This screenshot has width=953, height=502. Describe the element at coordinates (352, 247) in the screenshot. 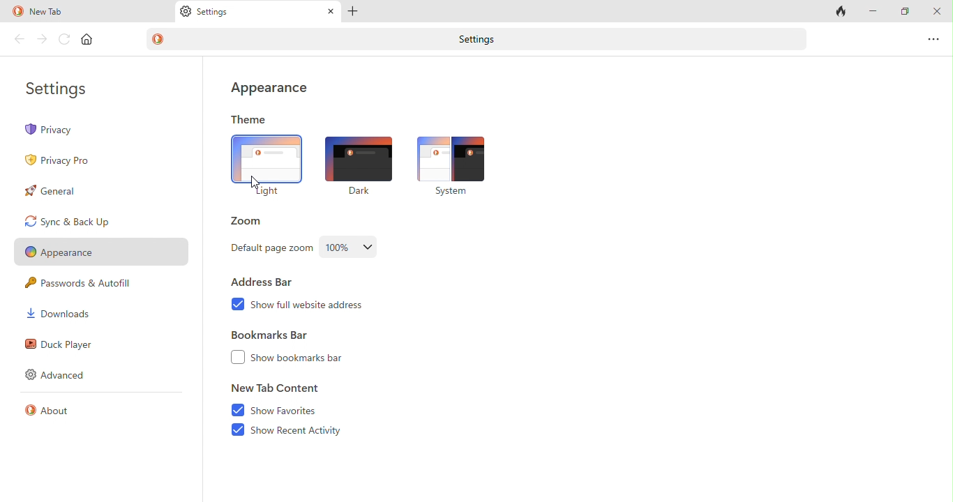

I see `default zoom-100%` at that location.